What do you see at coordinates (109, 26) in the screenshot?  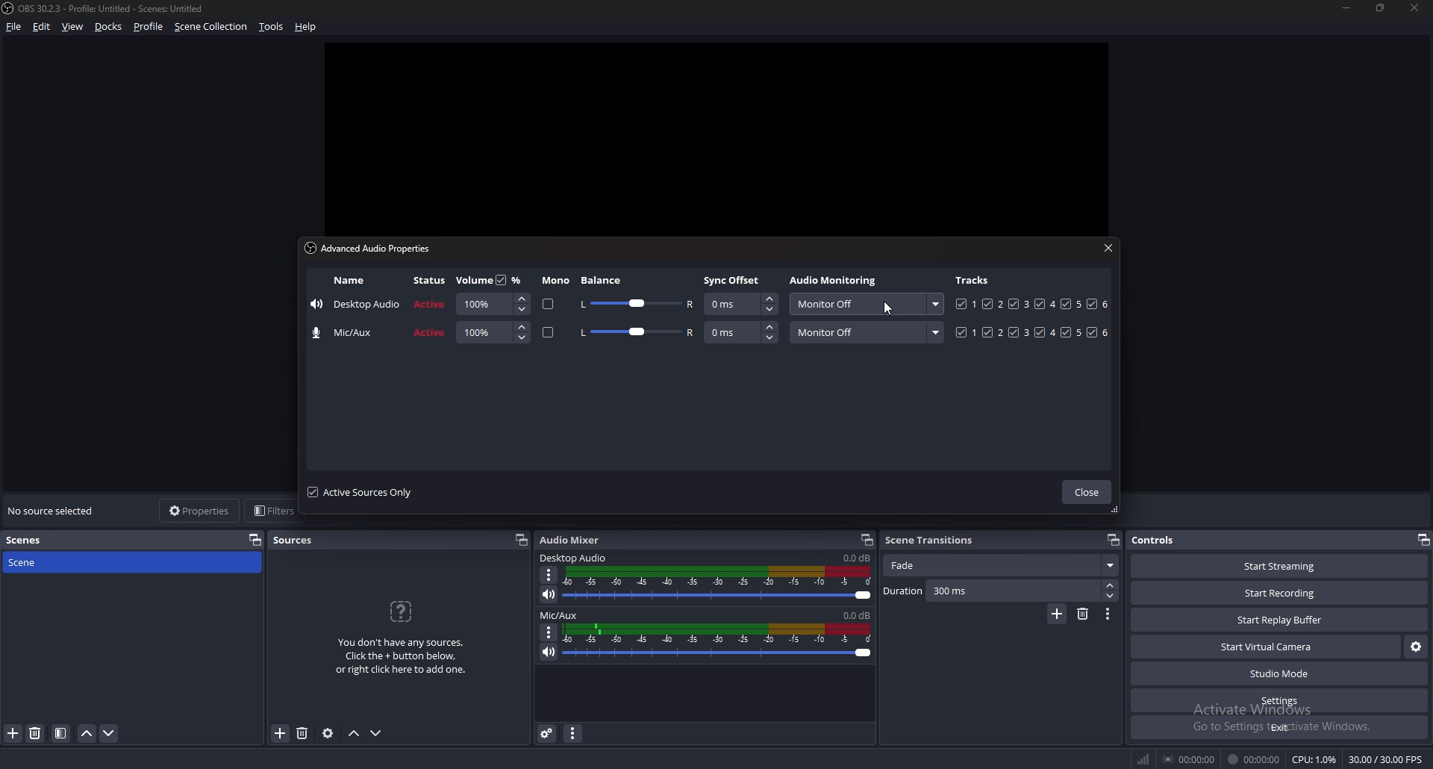 I see `docks` at bounding box center [109, 26].